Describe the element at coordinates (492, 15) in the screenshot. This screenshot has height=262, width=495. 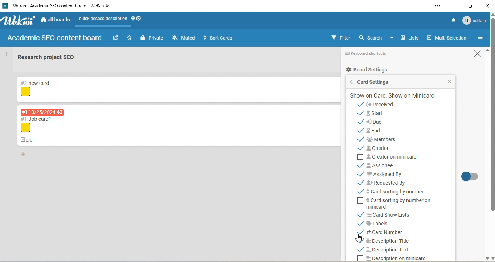
I see `scroll up` at that location.